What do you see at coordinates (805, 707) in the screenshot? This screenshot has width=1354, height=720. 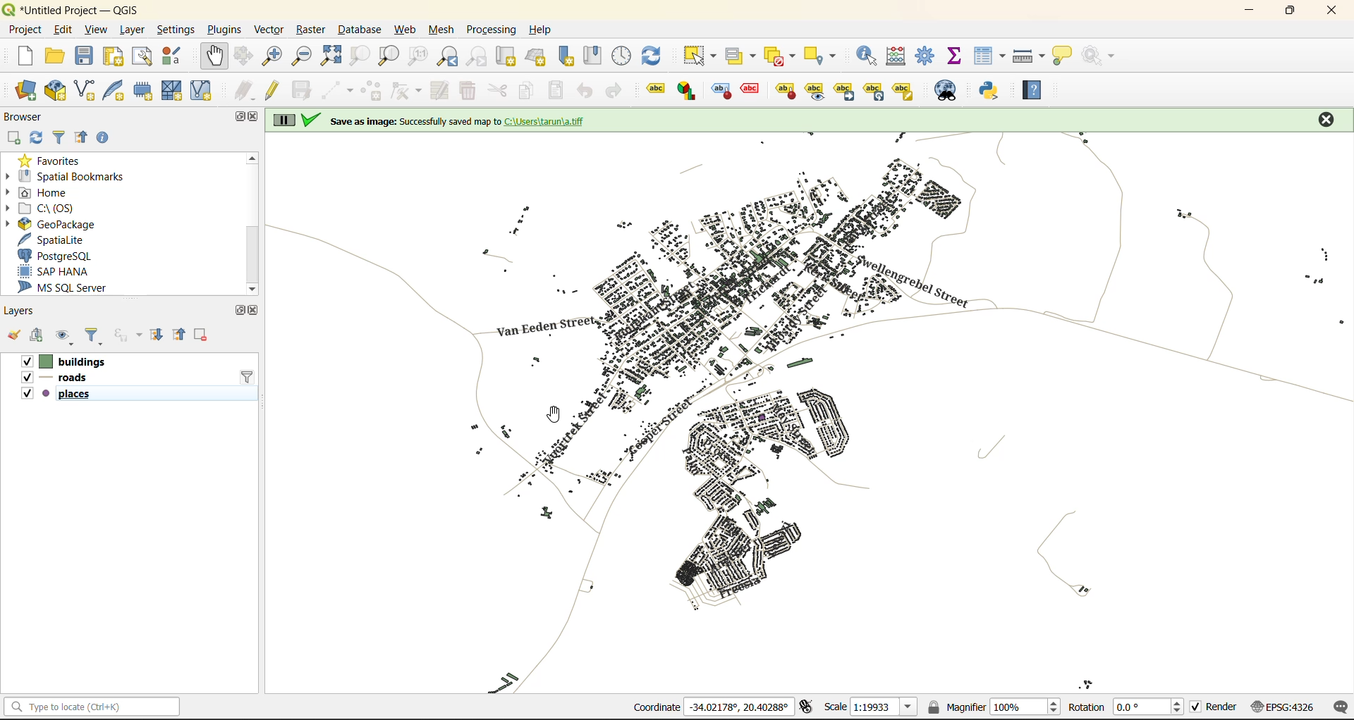 I see `toggle extents` at bounding box center [805, 707].